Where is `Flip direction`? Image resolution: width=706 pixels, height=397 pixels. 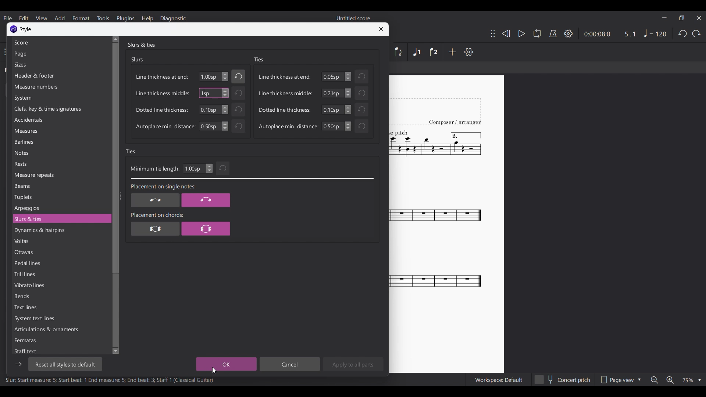 Flip direction is located at coordinates (399, 52).